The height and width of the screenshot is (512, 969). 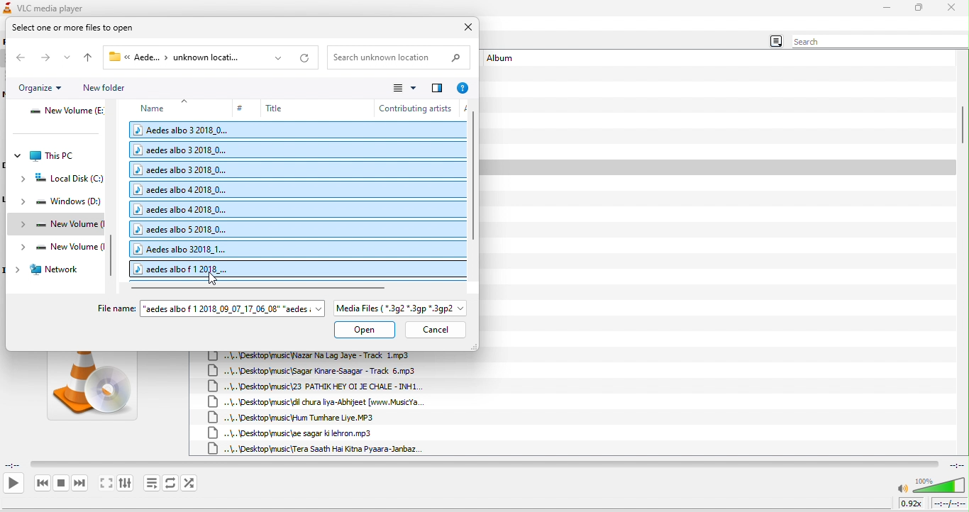 What do you see at coordinates (7, 8) in the screenshot?
I see `icon` at bounding box center [7, 8].